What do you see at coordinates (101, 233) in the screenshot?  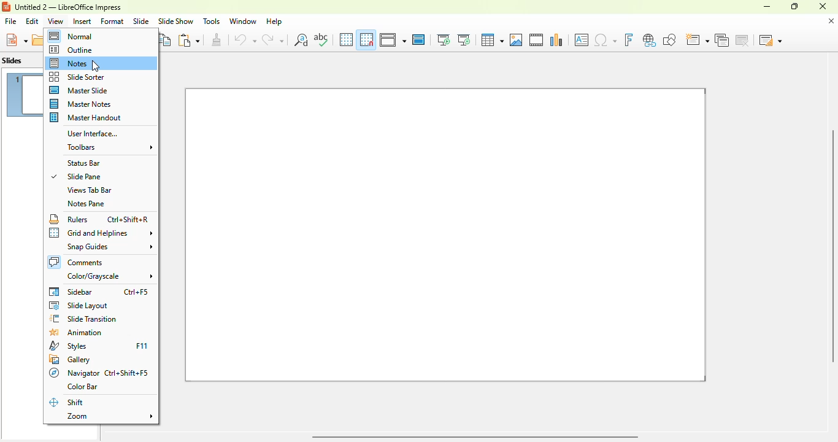 I see `grid and helplines` at bounding box center [101, 233].